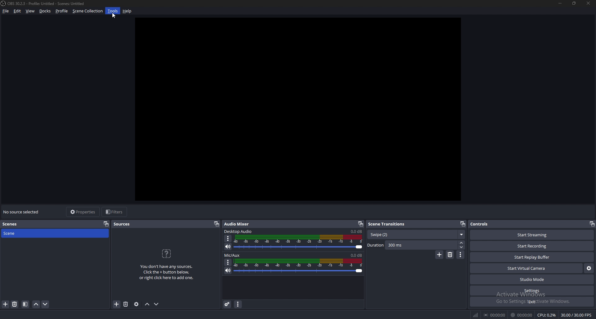  What do you see at coordinates (304, 112) in the screenshot?
I see `canvas` at bounding box center [304, 112].